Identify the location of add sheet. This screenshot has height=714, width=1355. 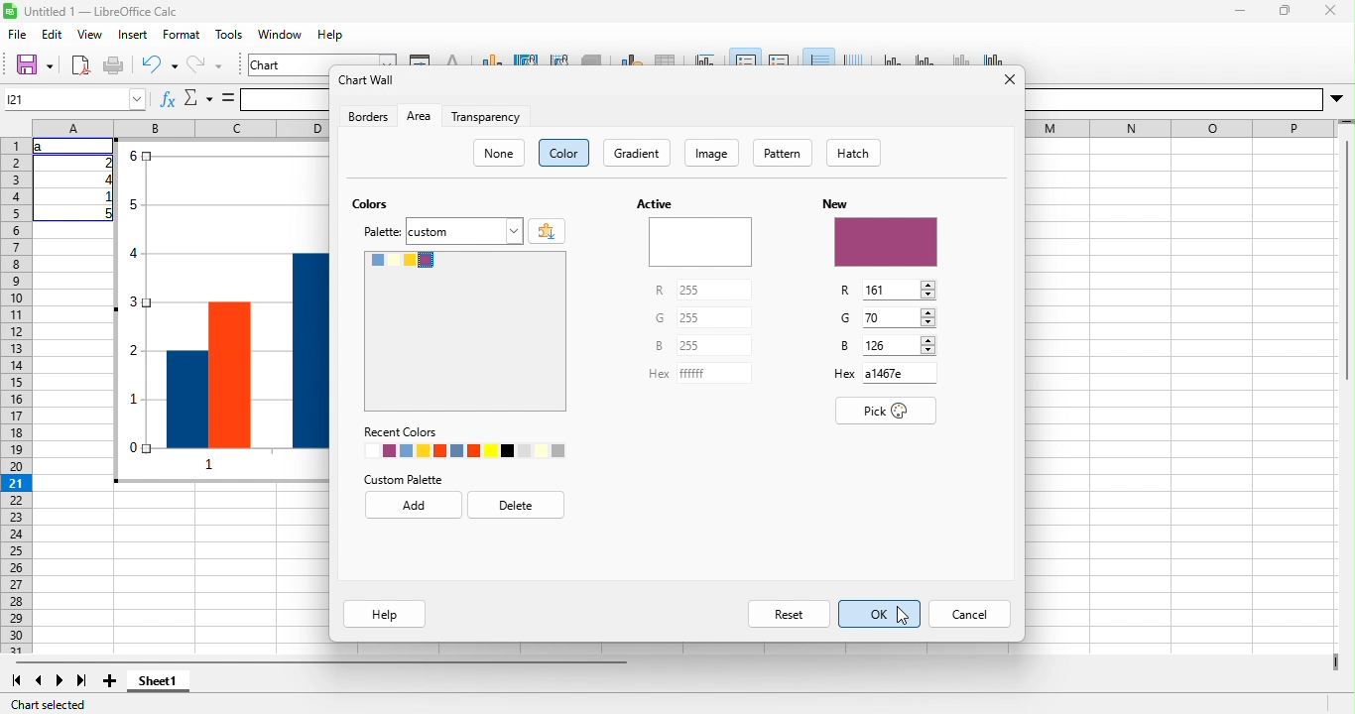
(110, 680).